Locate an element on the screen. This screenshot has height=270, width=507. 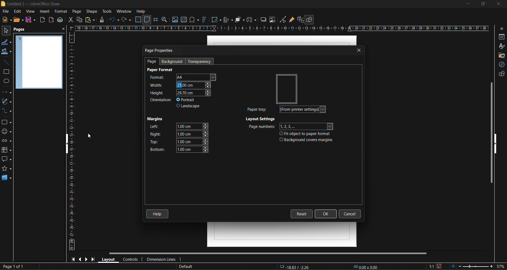
redo is located at coordinates (127, 20).